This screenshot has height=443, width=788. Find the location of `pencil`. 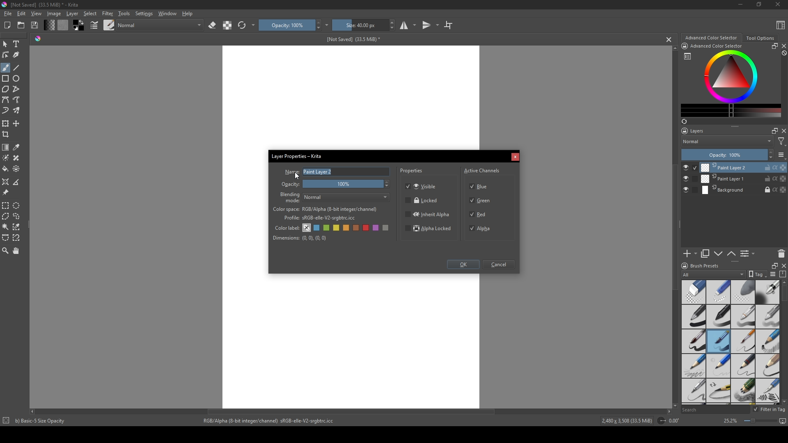

pencil is located at coordinates (768, 342).